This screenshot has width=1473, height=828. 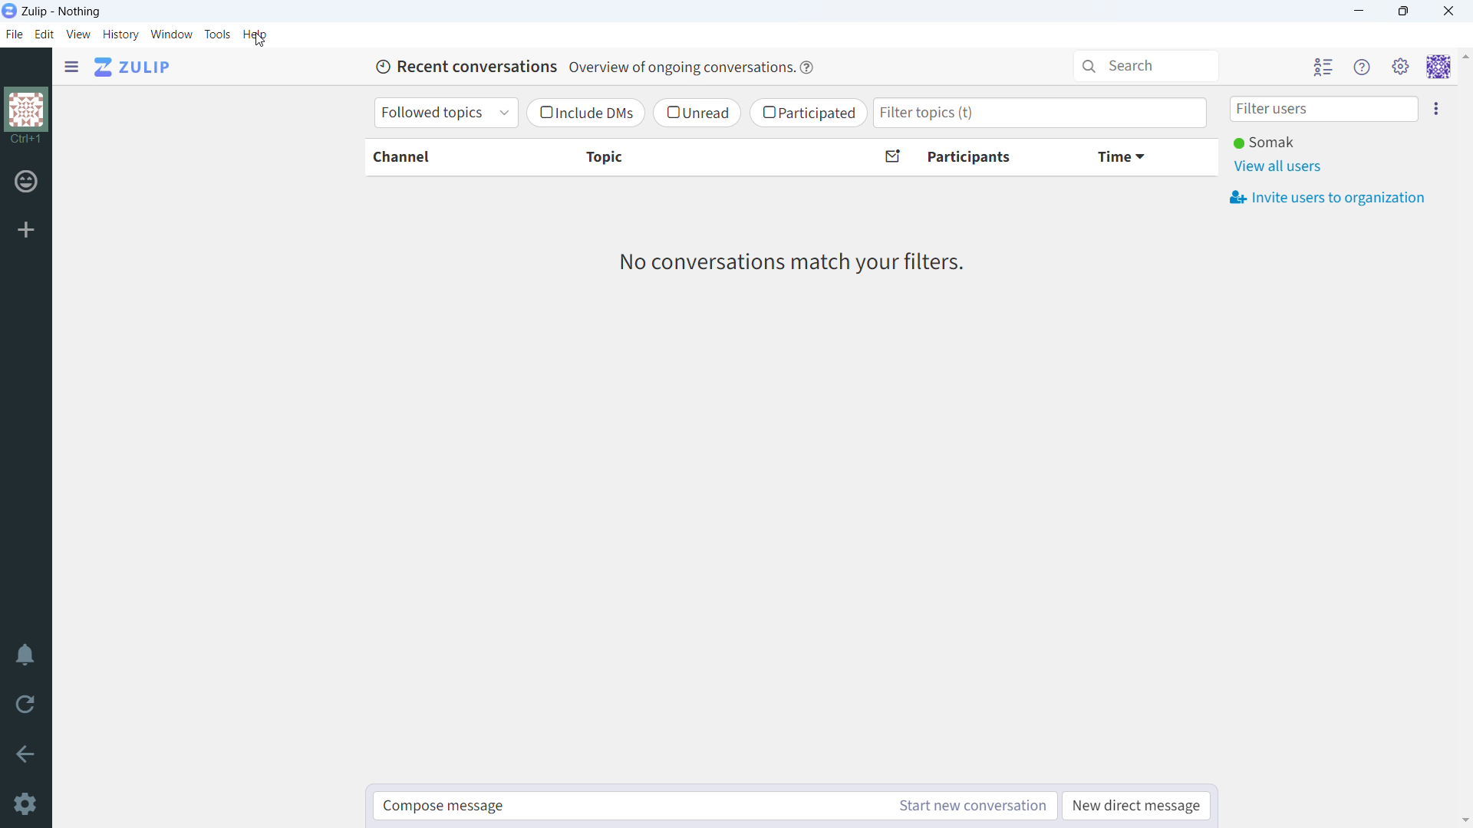 What do you see at coordinates (25, 703) in the screenshot?
I see `reload` at bounding box center [25, 703].